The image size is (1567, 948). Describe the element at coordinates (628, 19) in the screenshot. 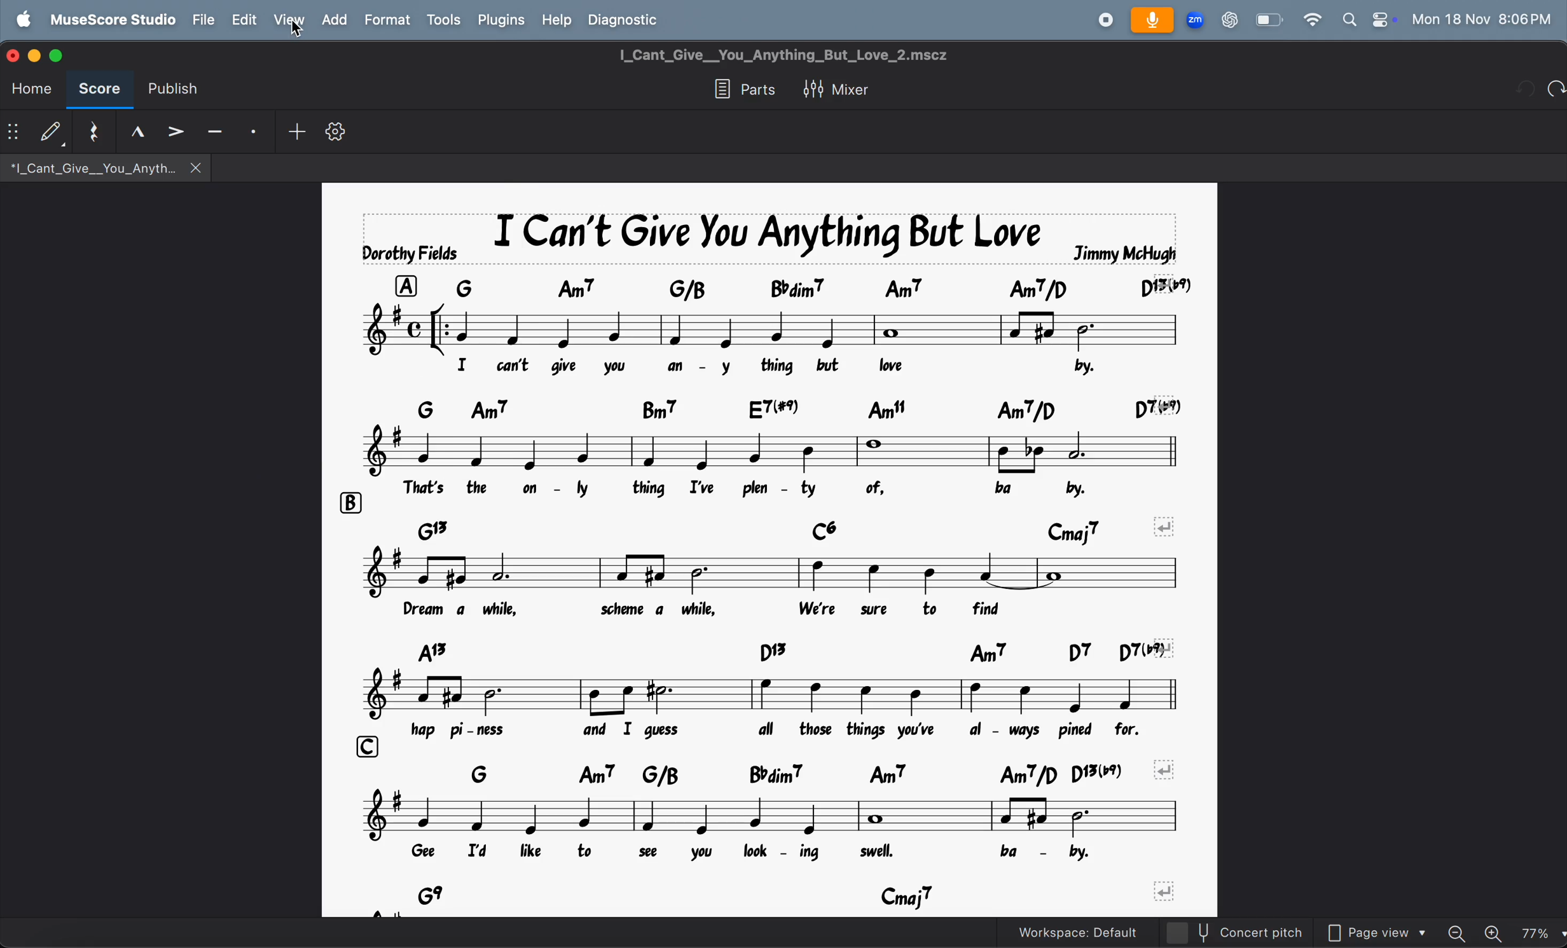

I see `diagnostic` at that location.